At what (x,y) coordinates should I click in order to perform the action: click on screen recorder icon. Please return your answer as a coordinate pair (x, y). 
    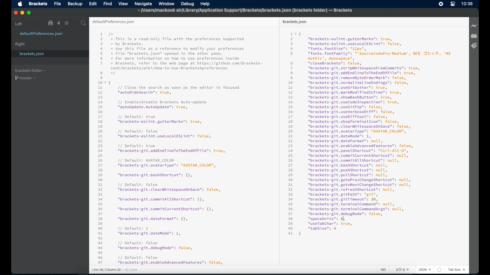
    Looking at the image, I should click on (441, 4).